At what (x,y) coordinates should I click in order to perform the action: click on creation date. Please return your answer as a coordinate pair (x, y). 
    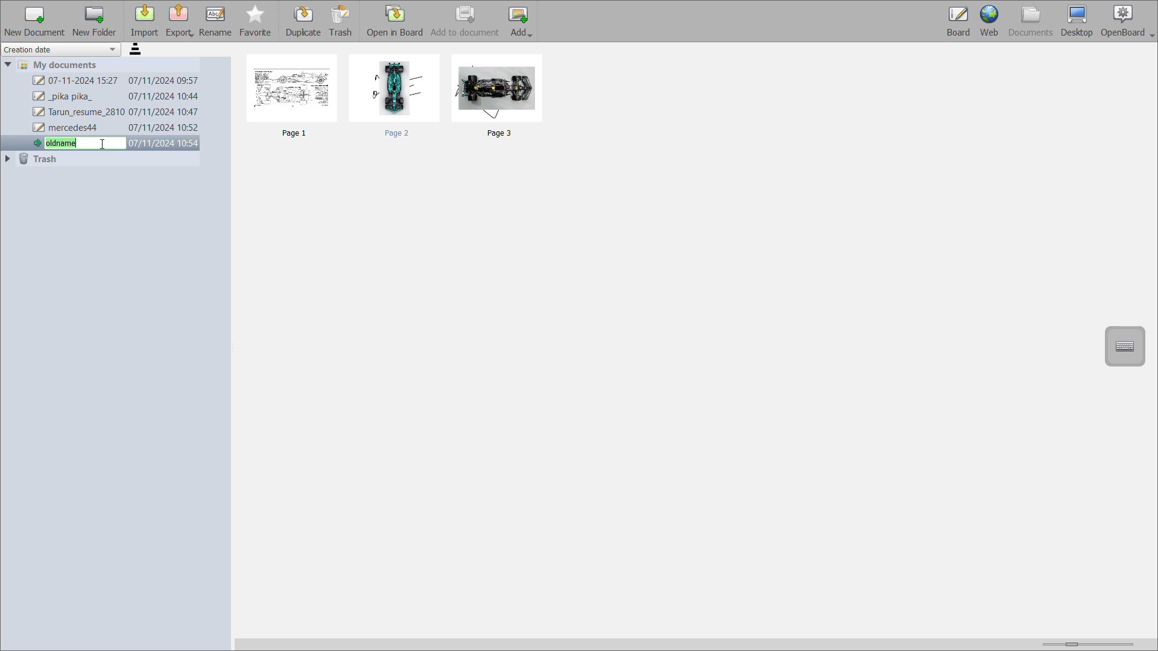
    Looking at the image, I should click on (62, 50).